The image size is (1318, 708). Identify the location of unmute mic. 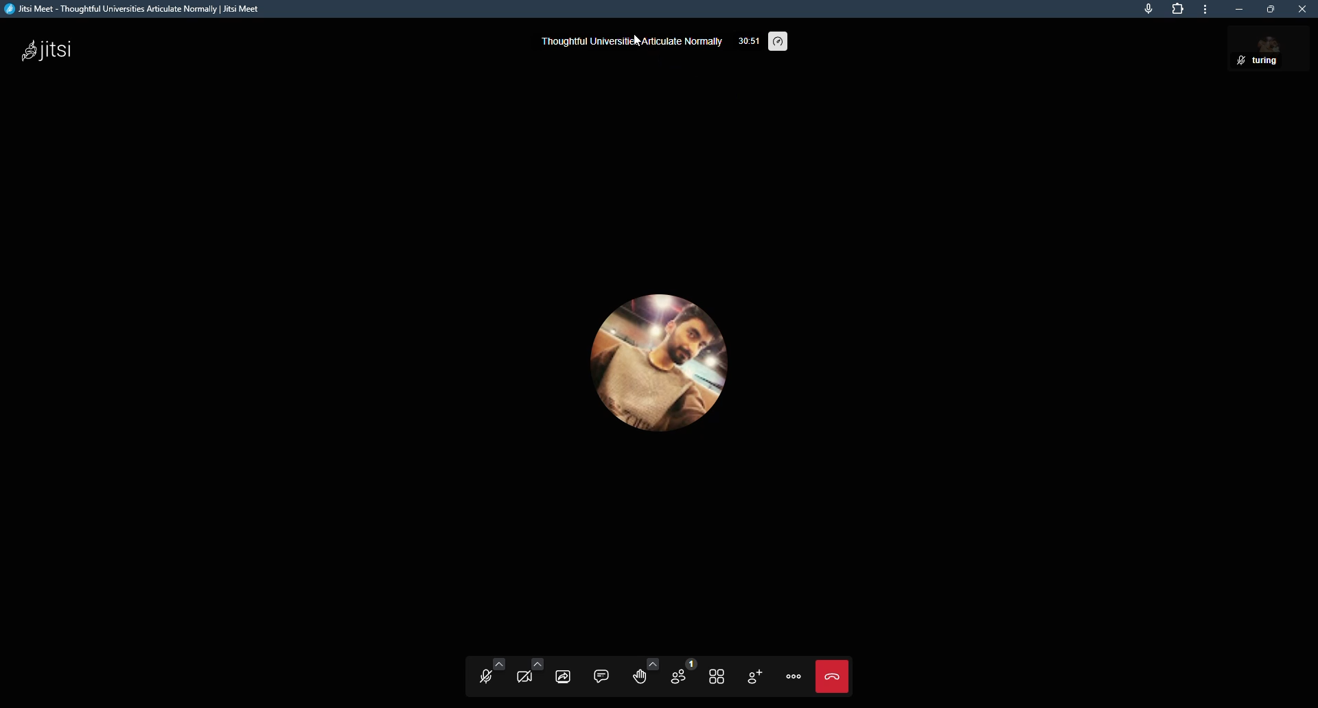
(484, 675).